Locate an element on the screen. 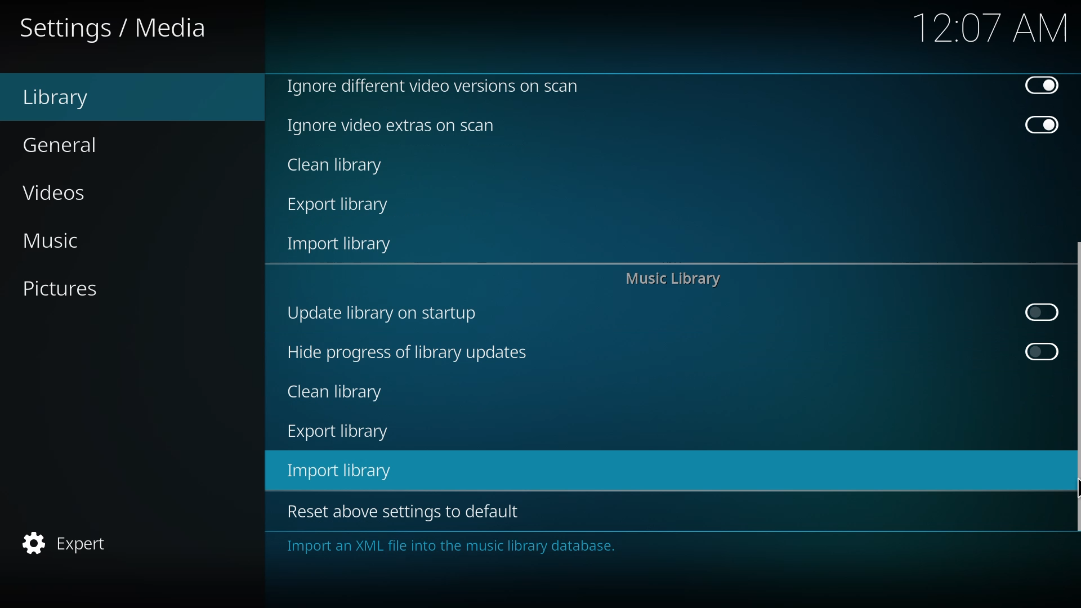  settings media is located at coordinates (115, 29).